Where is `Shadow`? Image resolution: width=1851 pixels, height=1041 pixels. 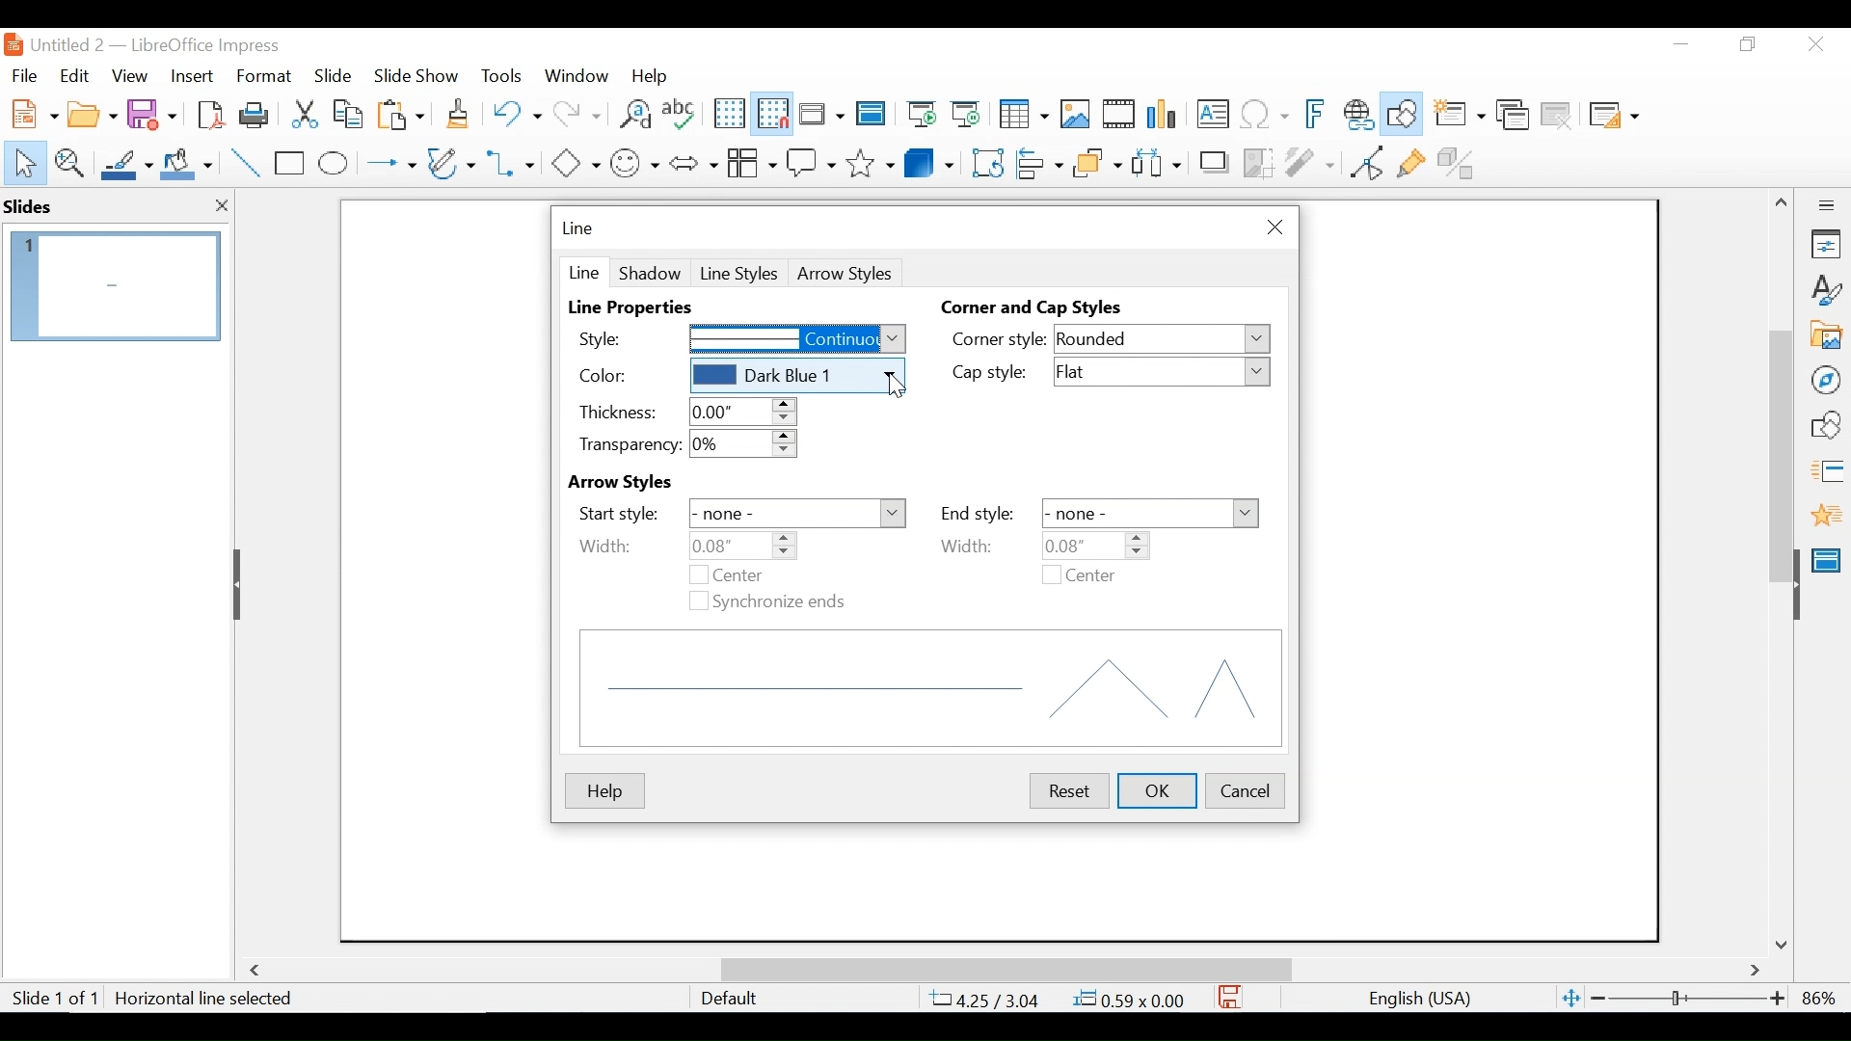
Shadow is located at coordinates (650, 272).